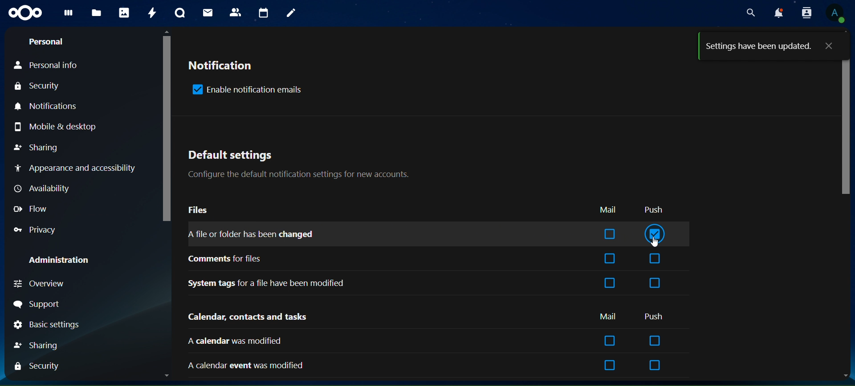 The image size is (855, 386). Describe the element at coordinates (610, 341) in the screenshot. I see `box` at that location.